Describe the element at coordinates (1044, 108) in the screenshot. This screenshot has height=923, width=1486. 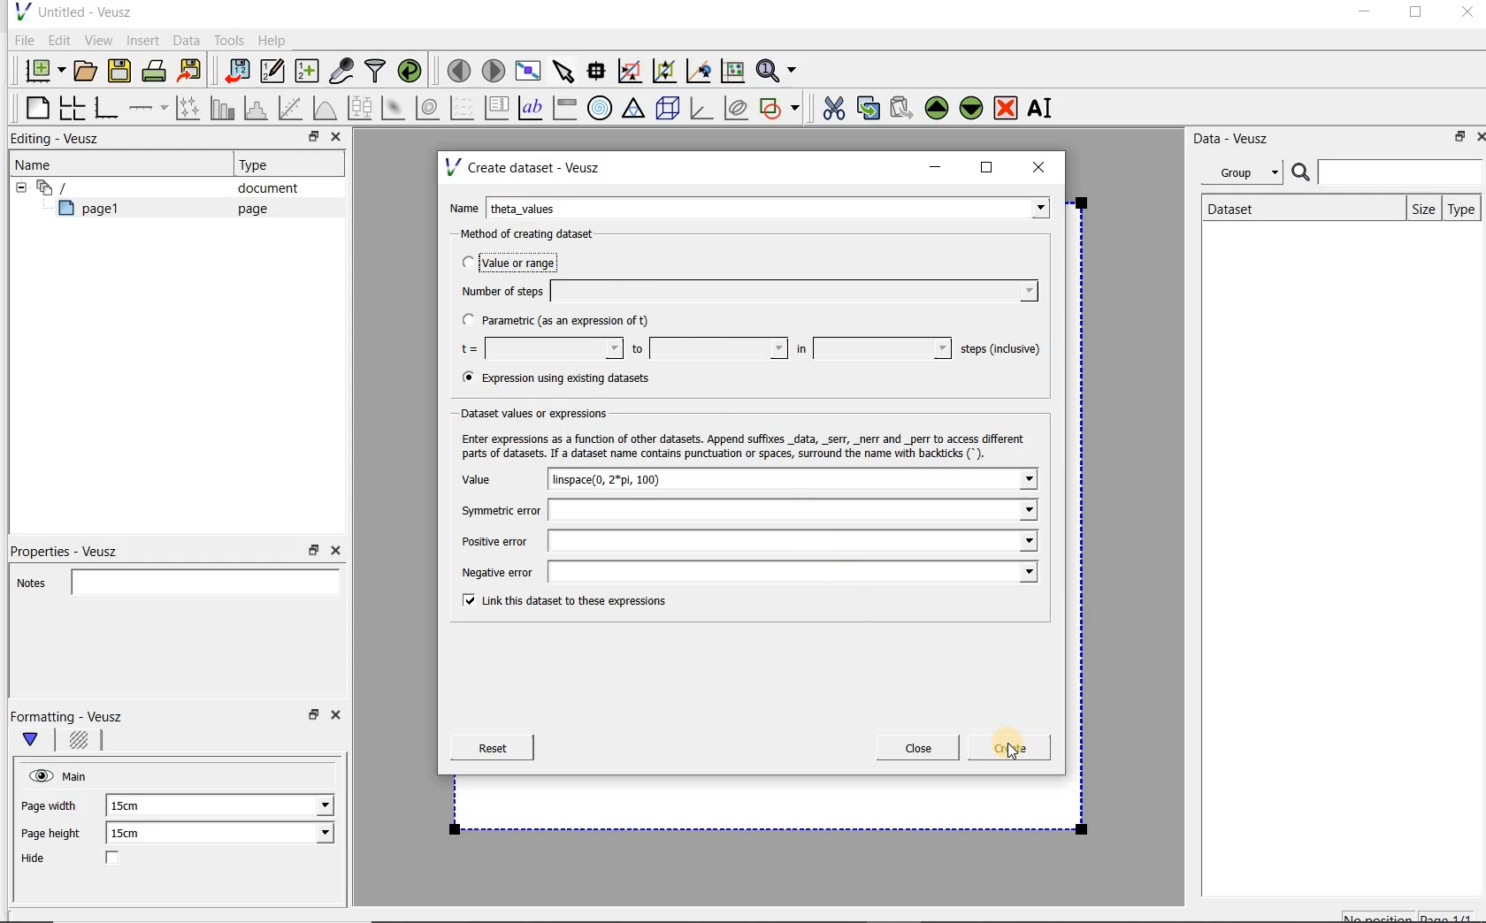
I see `rename the selected widget` at that location.